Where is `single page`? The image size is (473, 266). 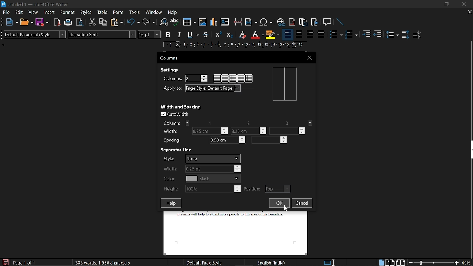
single page is located at coordinates (381, 262).